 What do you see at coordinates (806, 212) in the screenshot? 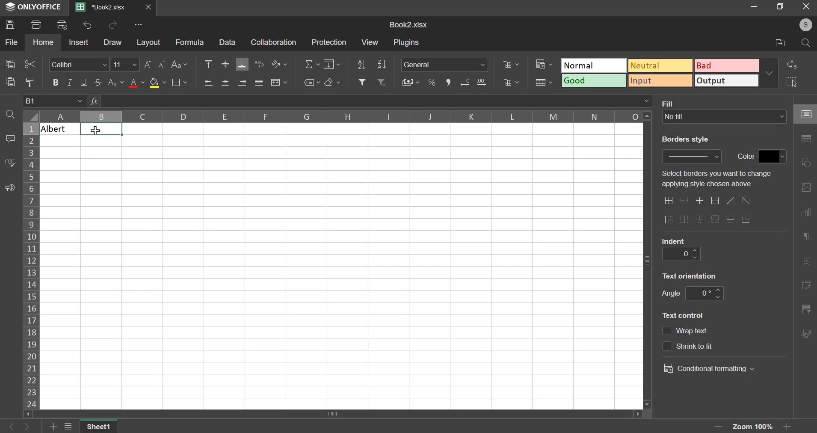
I see `chart settings` at bounding box center [806, 212].